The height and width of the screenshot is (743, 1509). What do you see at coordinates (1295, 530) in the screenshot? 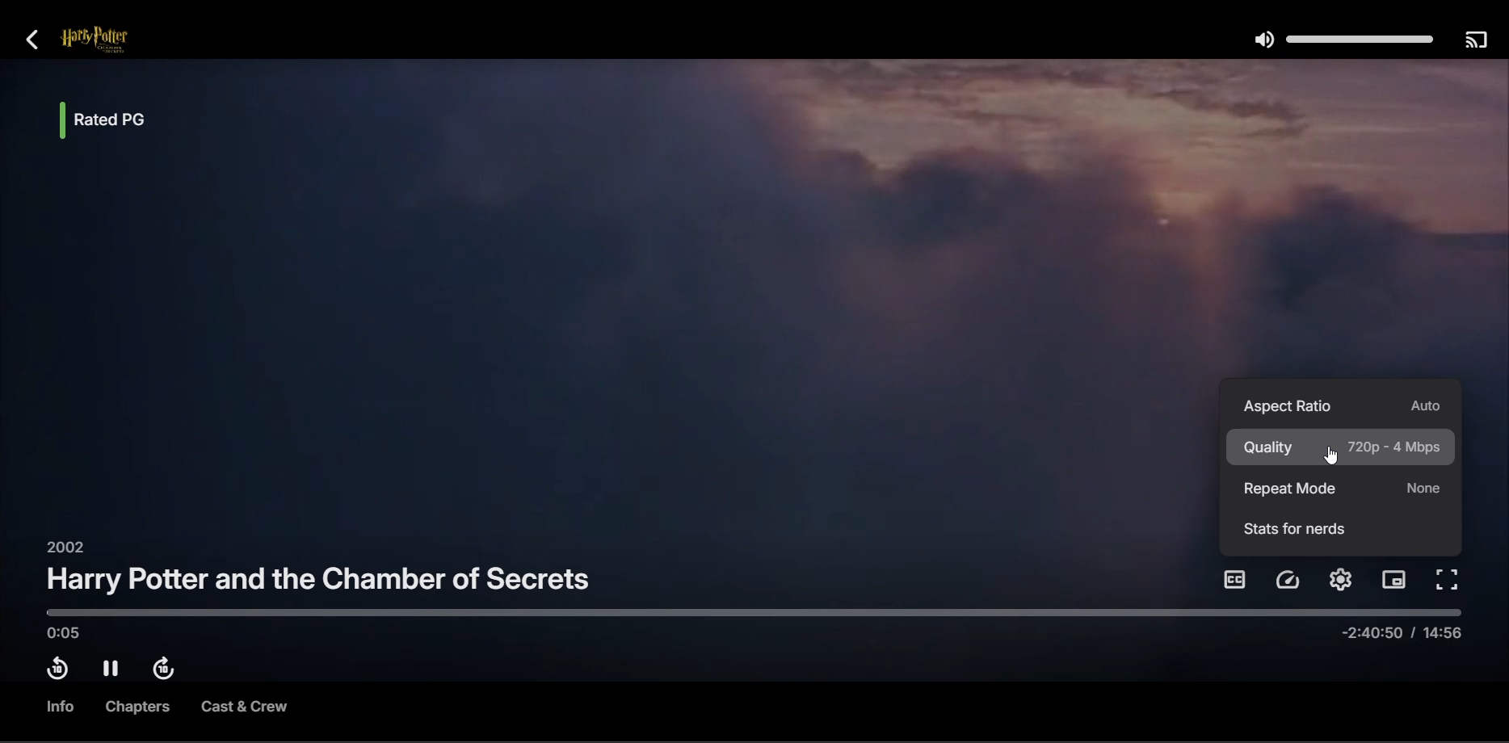
I see `Stats for Nerds` at bounding box center [1295, 530].